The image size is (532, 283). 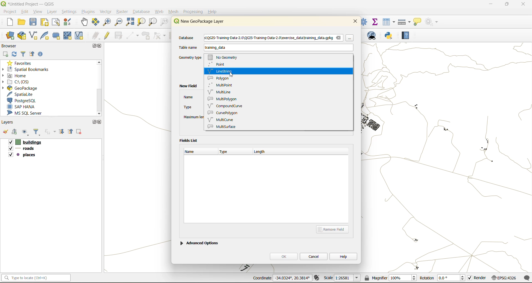 What do you see at coordinates (62, 132) in the screenshot?
I see `expand all` at bounding box center [62, 132].